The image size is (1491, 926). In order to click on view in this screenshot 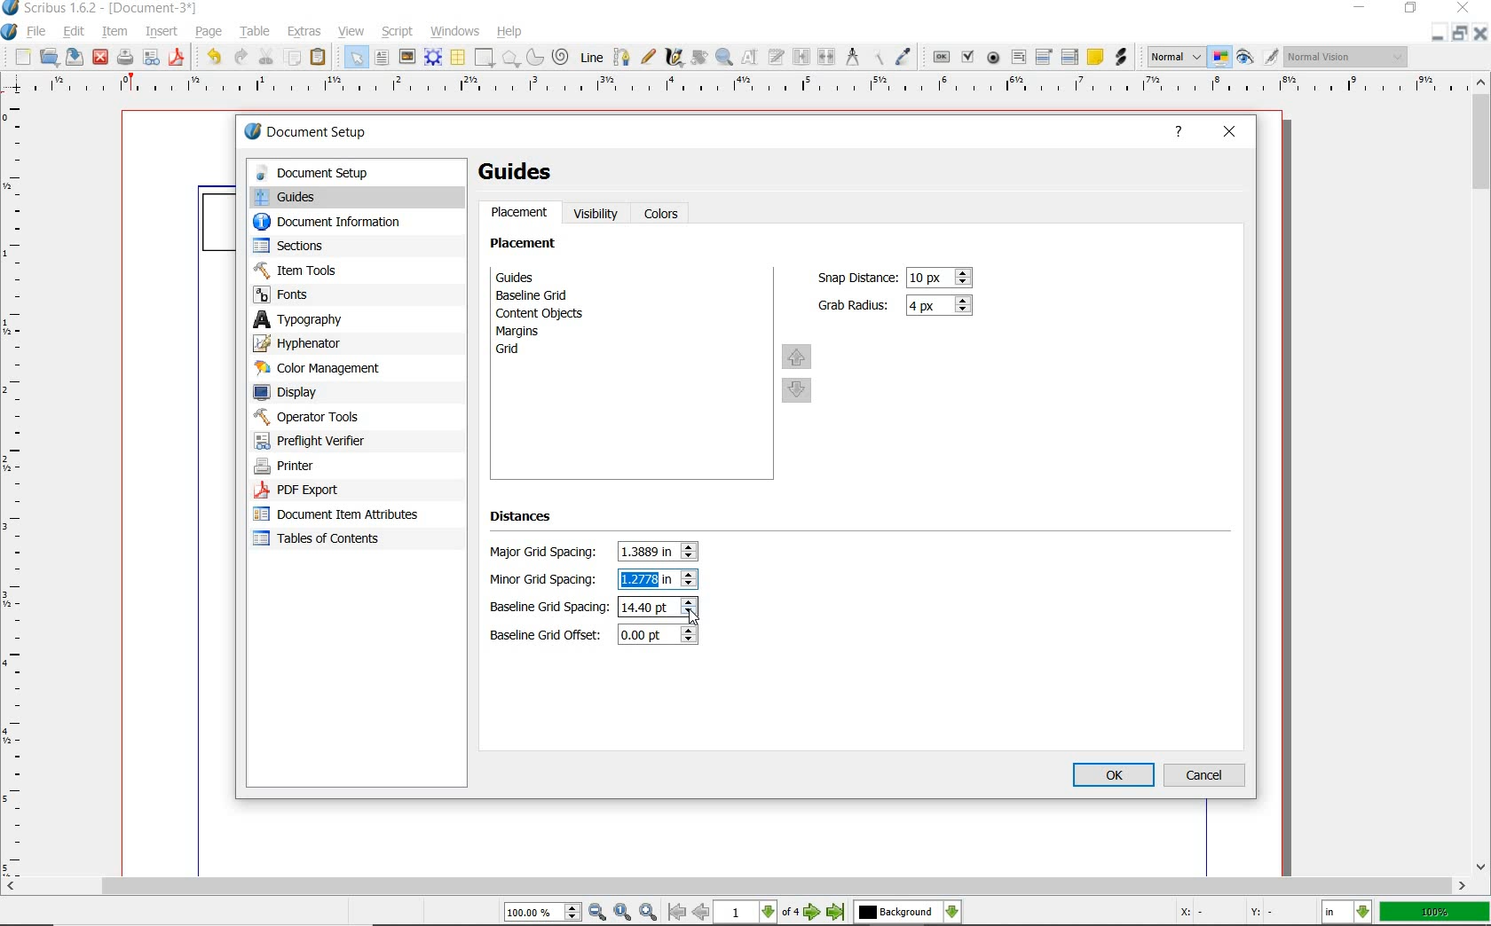, I will do `click(351, 33)`.